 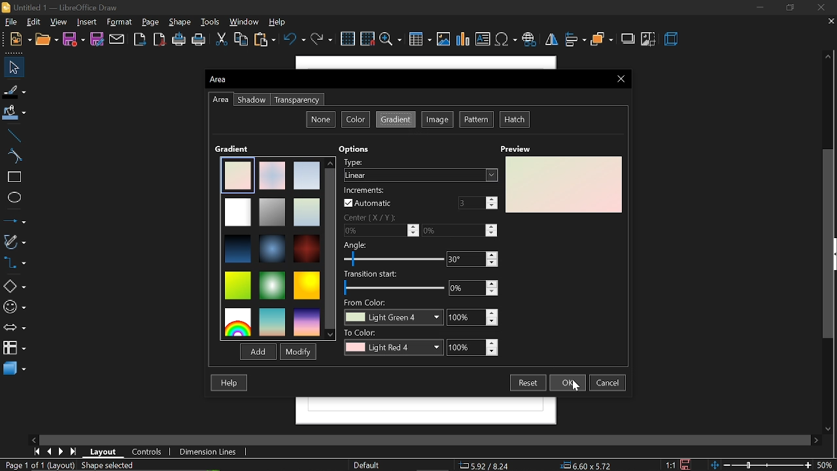 I want to click on redo, so click(x=322, y=40).